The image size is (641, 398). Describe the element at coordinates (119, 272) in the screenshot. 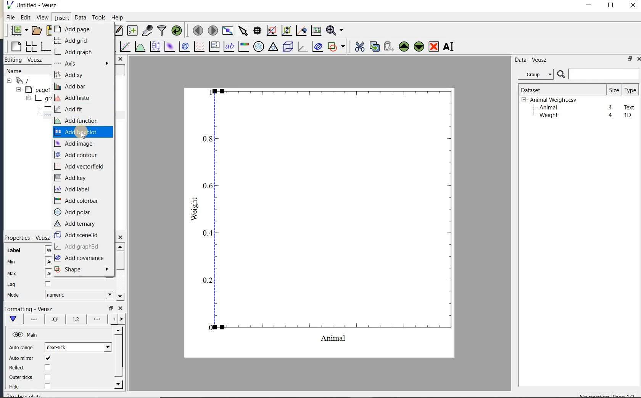

I see `scrollbar` at that location.